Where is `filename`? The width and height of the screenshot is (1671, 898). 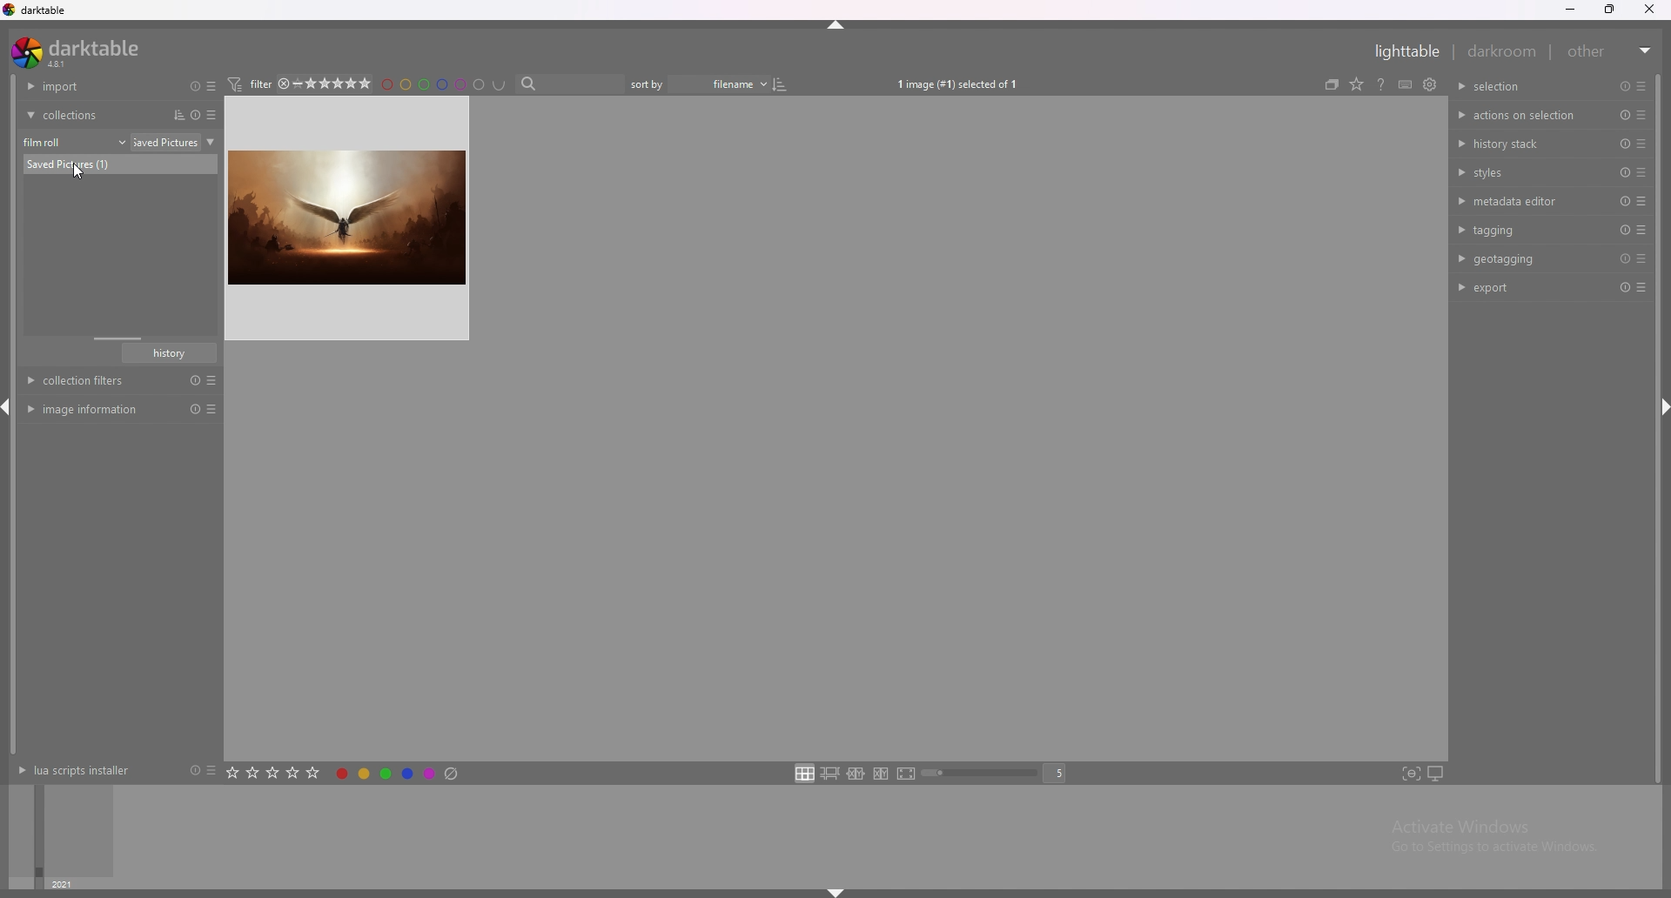
filename is located at coordinates (727, 84).